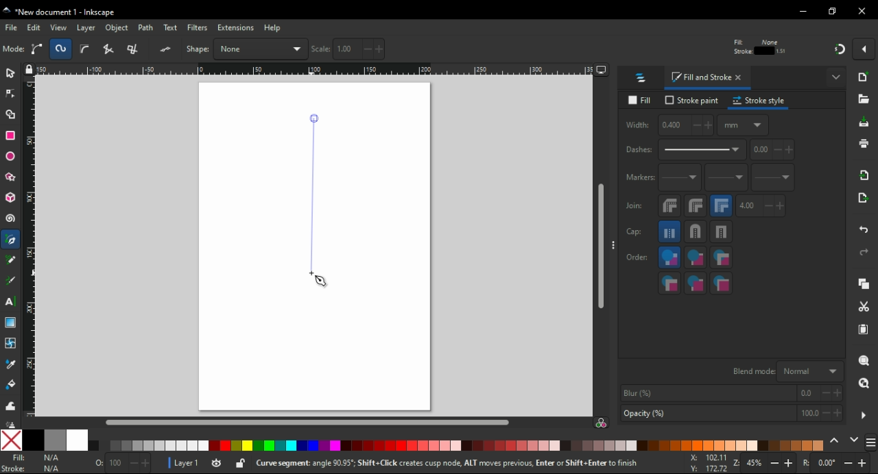 The height and width of the screenshot is (474, 878). Describe the element at coordinates (783, 49) in the screenshot. I see `move gradients along with other objects` at that location.